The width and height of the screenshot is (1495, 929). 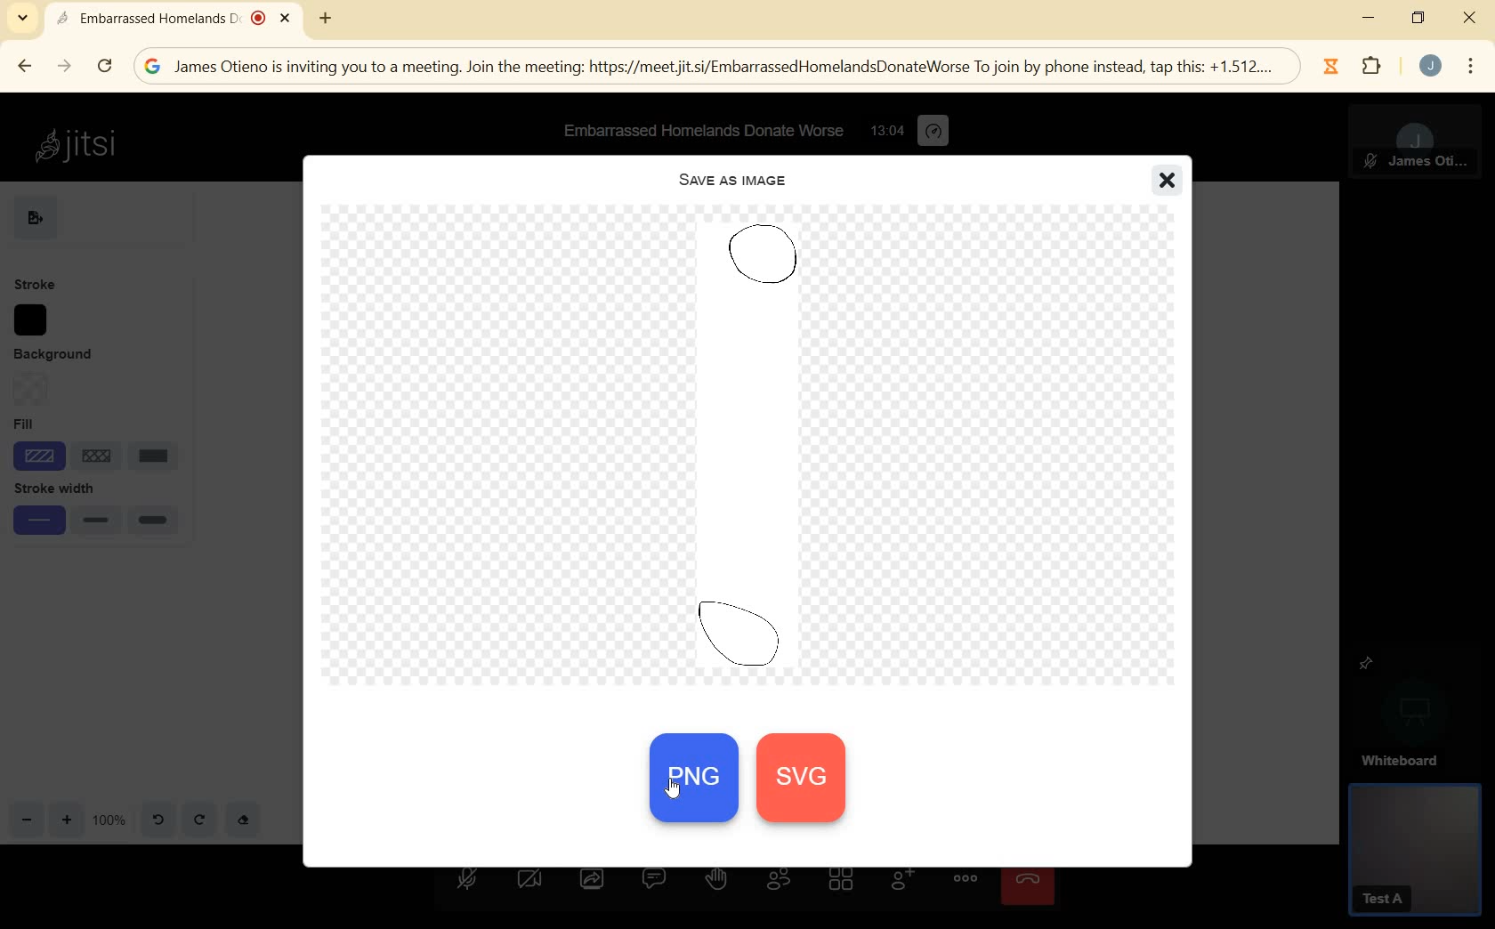 What do you see at coordinates (1168, 179) in the screenshot?
I see `close` at bounding box center [1168, 179].